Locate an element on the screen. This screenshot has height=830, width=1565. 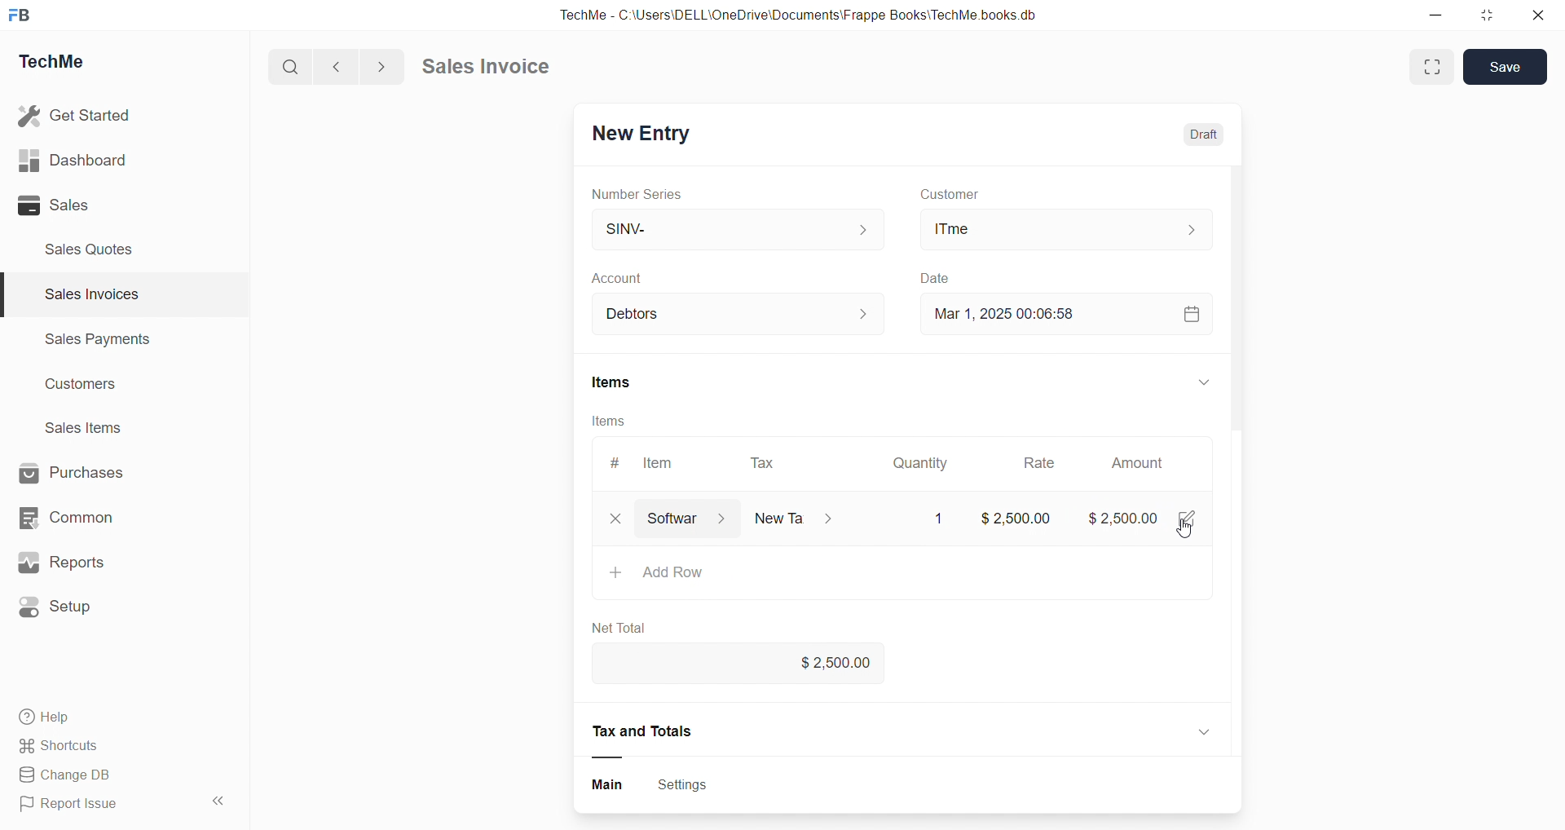
8 Sales is located at coordinates (57, 205).